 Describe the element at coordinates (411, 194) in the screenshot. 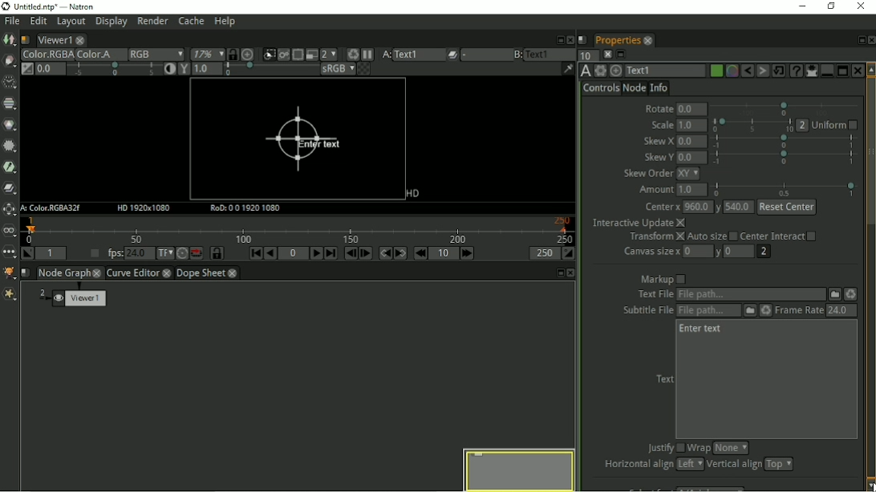

I see `HD` at that location.